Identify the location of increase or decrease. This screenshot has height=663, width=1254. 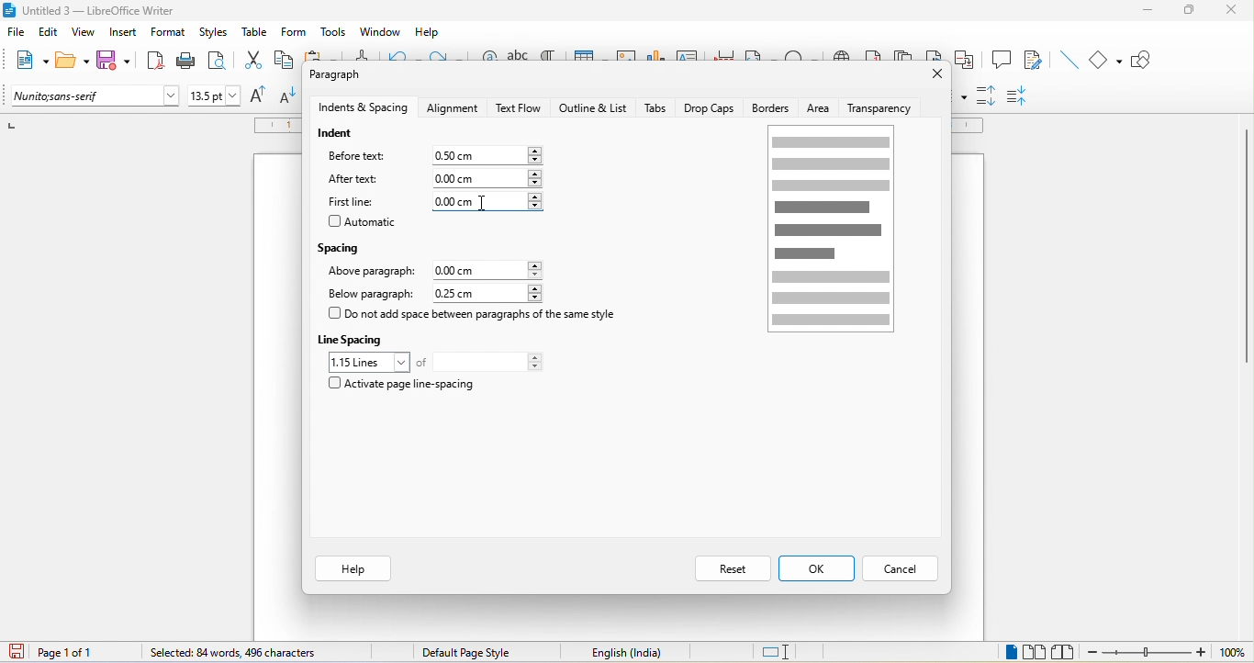
(533, 271).